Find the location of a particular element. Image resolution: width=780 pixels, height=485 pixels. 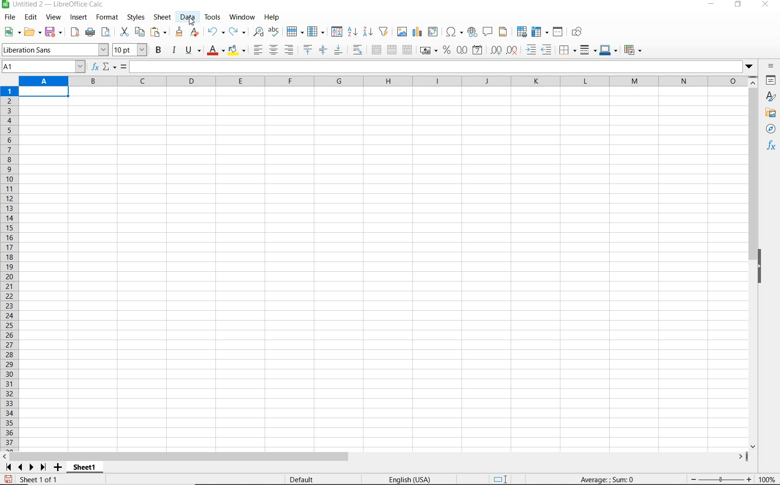

save is located at coordinates (8, 479).